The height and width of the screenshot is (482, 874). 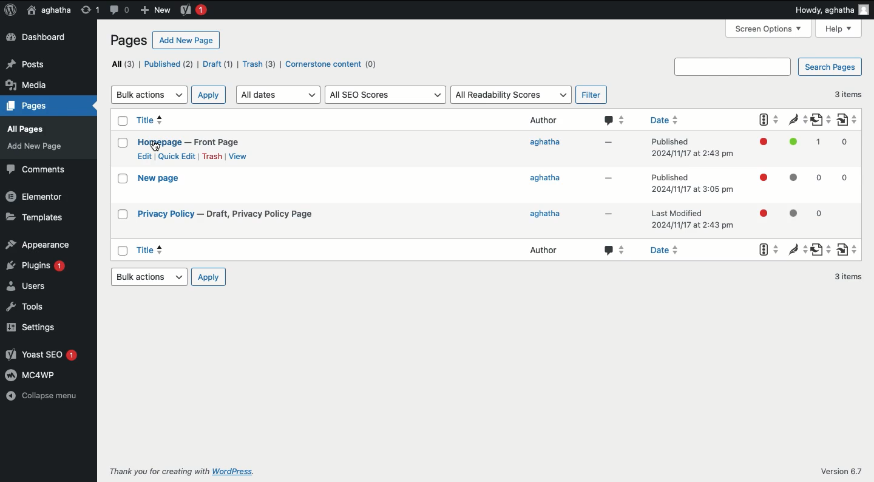 I want to click on All SEO scores, so click(x=385, y=95).